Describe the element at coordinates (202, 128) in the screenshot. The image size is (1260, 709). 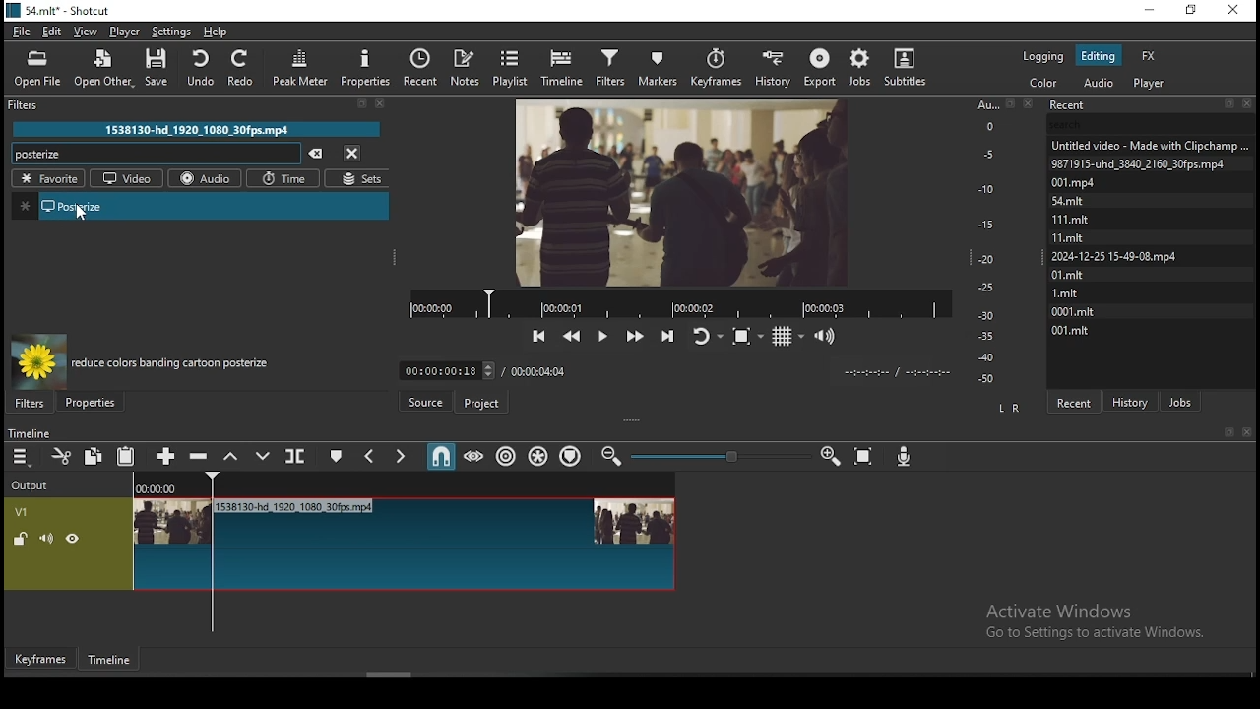
I see `1538130-hd_1920_1080_30fps.mp4` at that location.